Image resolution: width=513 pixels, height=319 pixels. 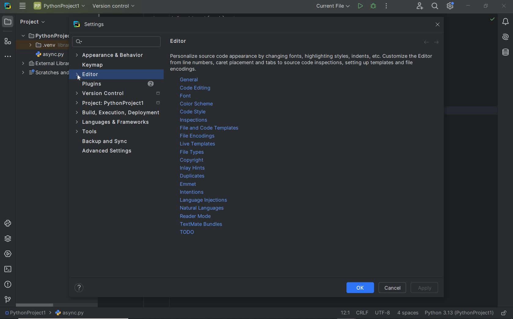 What do you see at coordinates (8, 57) in the screenshot?
I see `more tool windows` at bounding box center [8, 57].